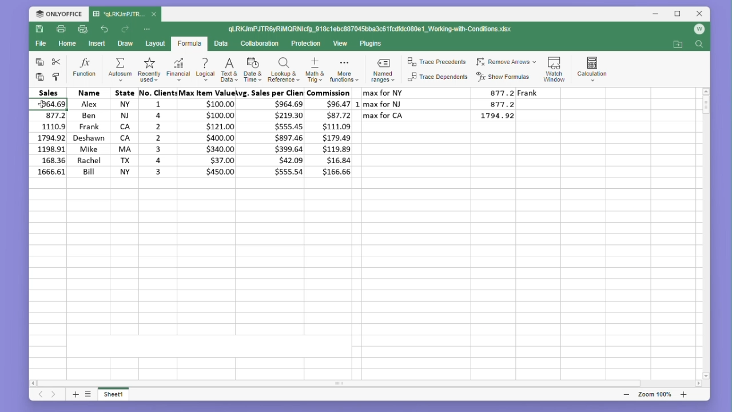  I want to click on zoom out, so click(627, 395).